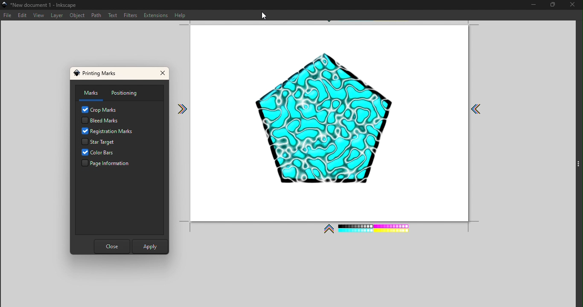 Image resolution: width=583 pixels, height=307 pixels. Describe the element at coordinates (110, 142) in the screenshot. I see `Star Target` at that location.